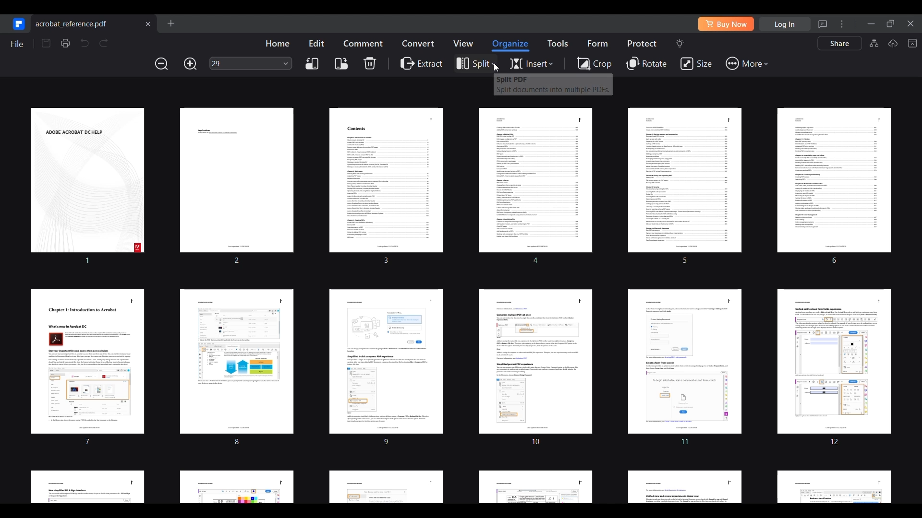 The width and height of the screenshot is (922, 518). What do you see at coordinates (17, 24) in the screenshot?
I see `Go to start page` at bounding box center [17, 24].